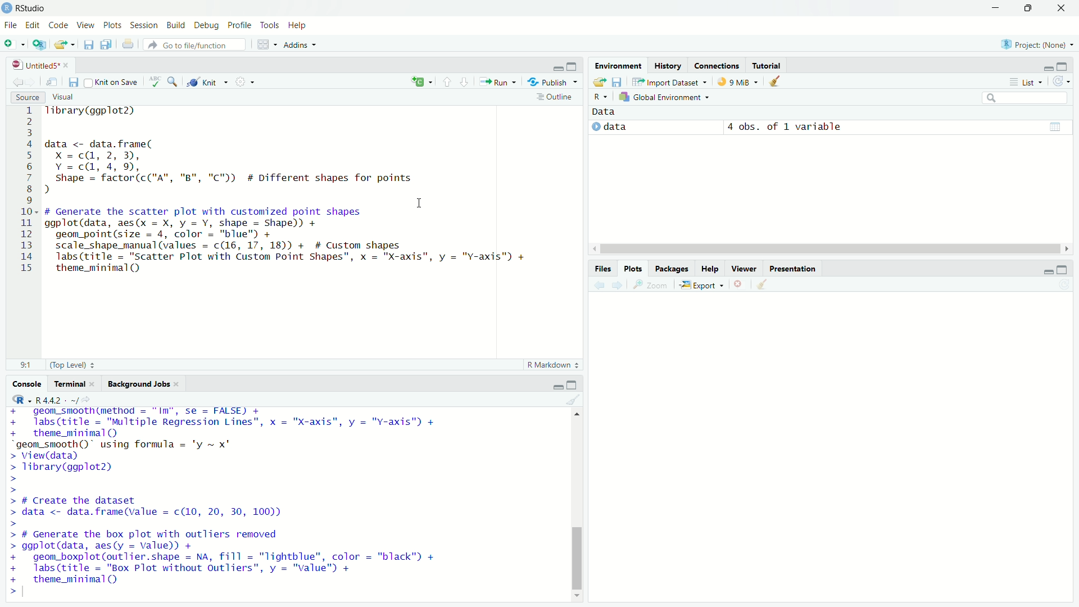 The height and width of the screenshot is (607, 1079). I want to click on Knit on Save, so click(112, 81).